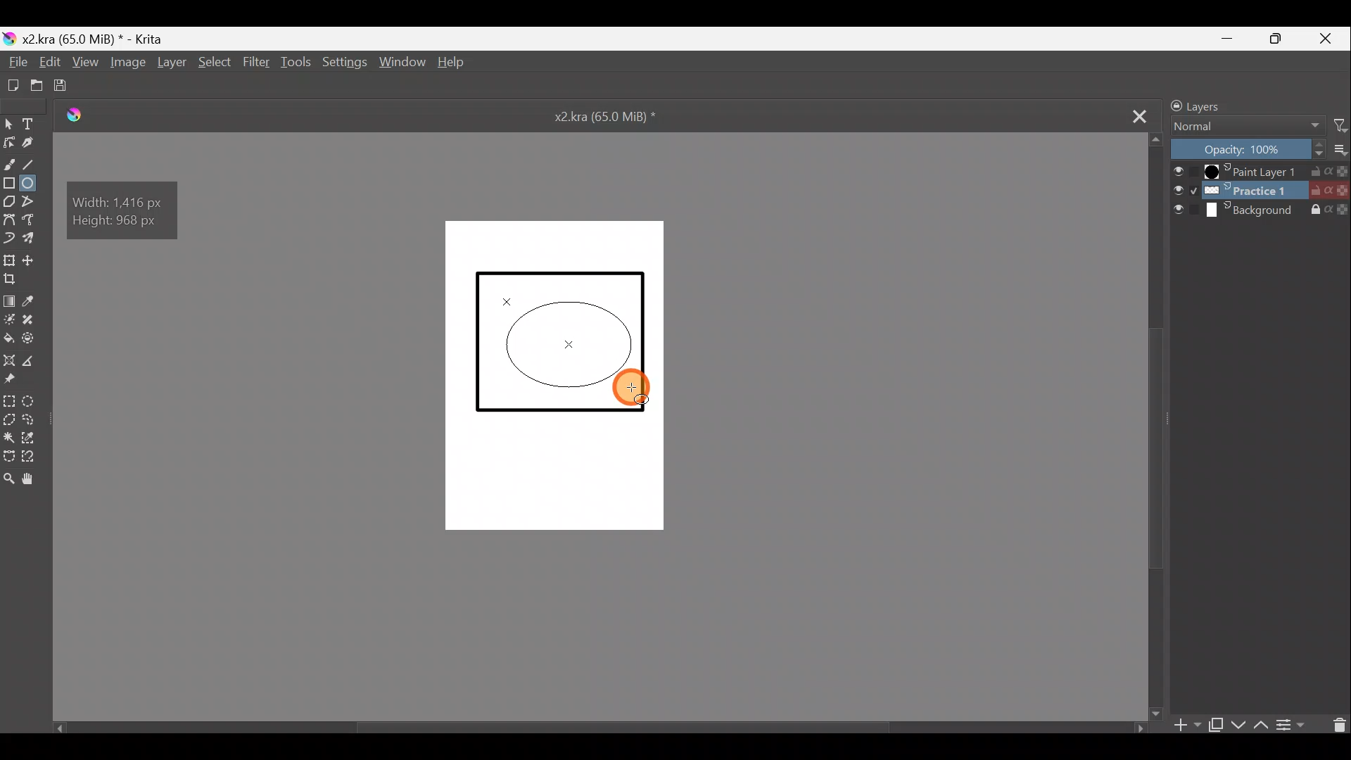 This screenshot has width=1351, height=760. What do you see at coordinates (32, 319) in the screenshot?
I see `Smart patch tool` at bounding box center [32, 319].